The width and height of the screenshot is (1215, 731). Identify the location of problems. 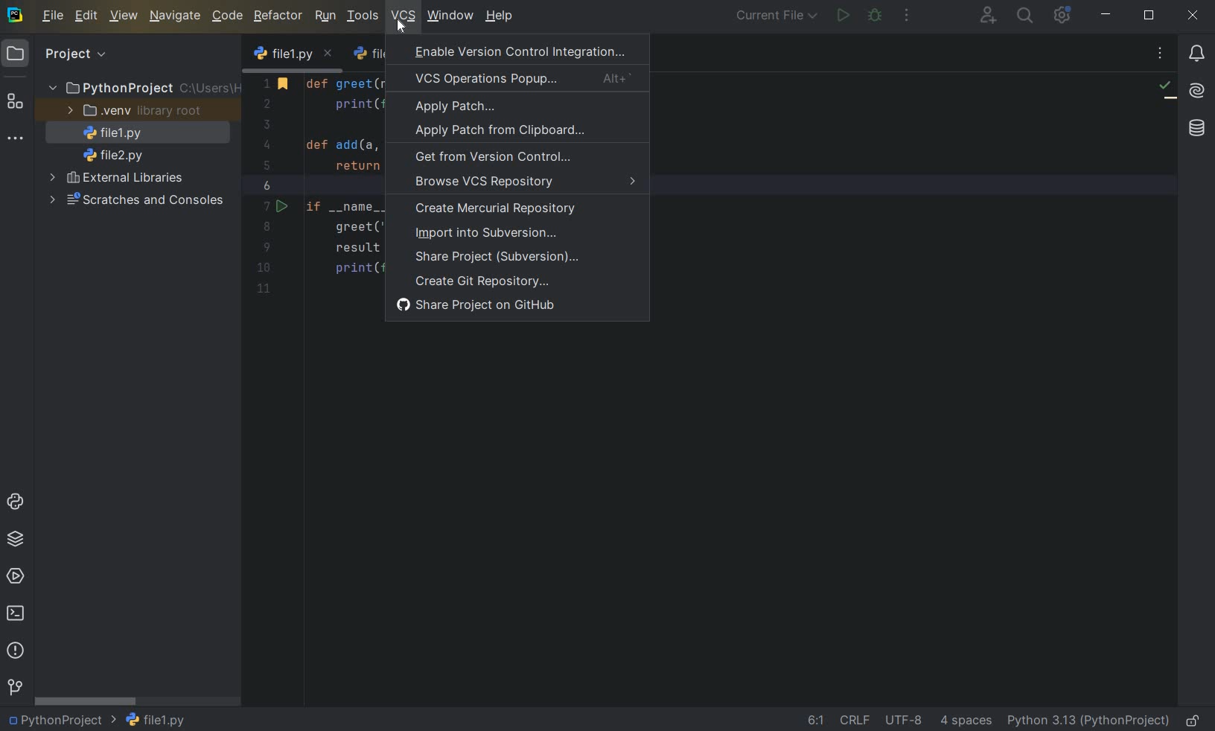
(16, 651).